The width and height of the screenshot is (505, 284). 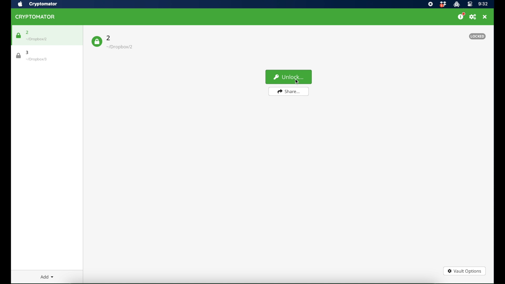 I want to click on vault location, so click(x=36, y=59).